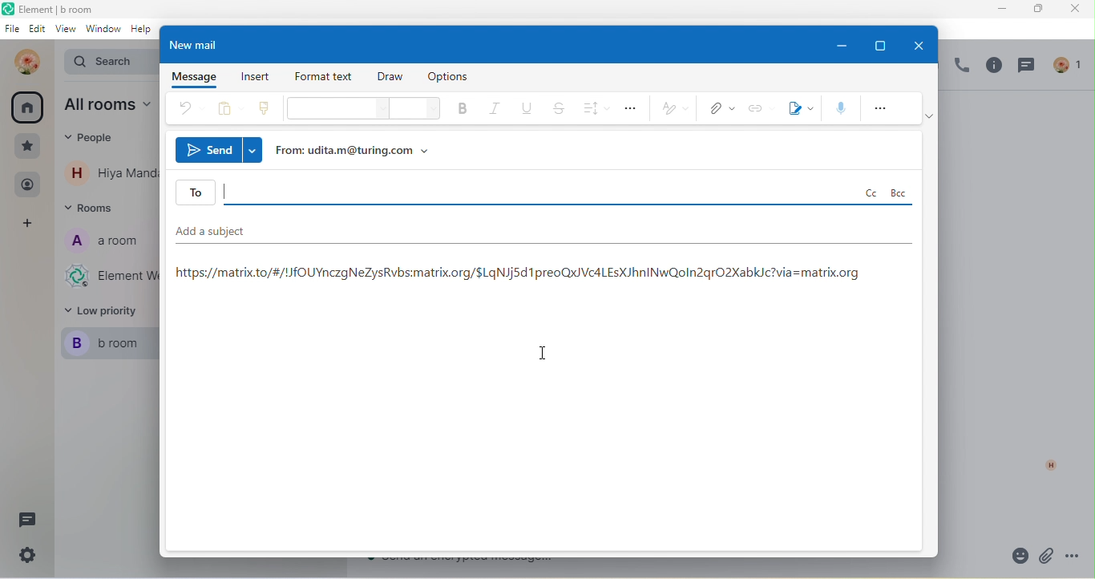  What do you see at coordinates (104, 245) in the screenshot?
I see `a room` at bounding box center [104, 245].